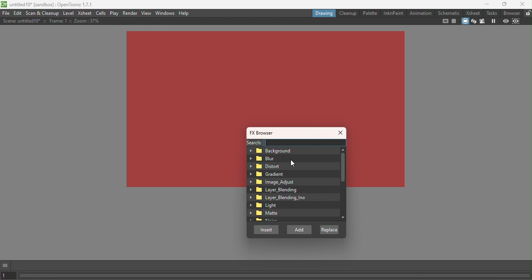  I want to click on Edit, so click(18, 14).